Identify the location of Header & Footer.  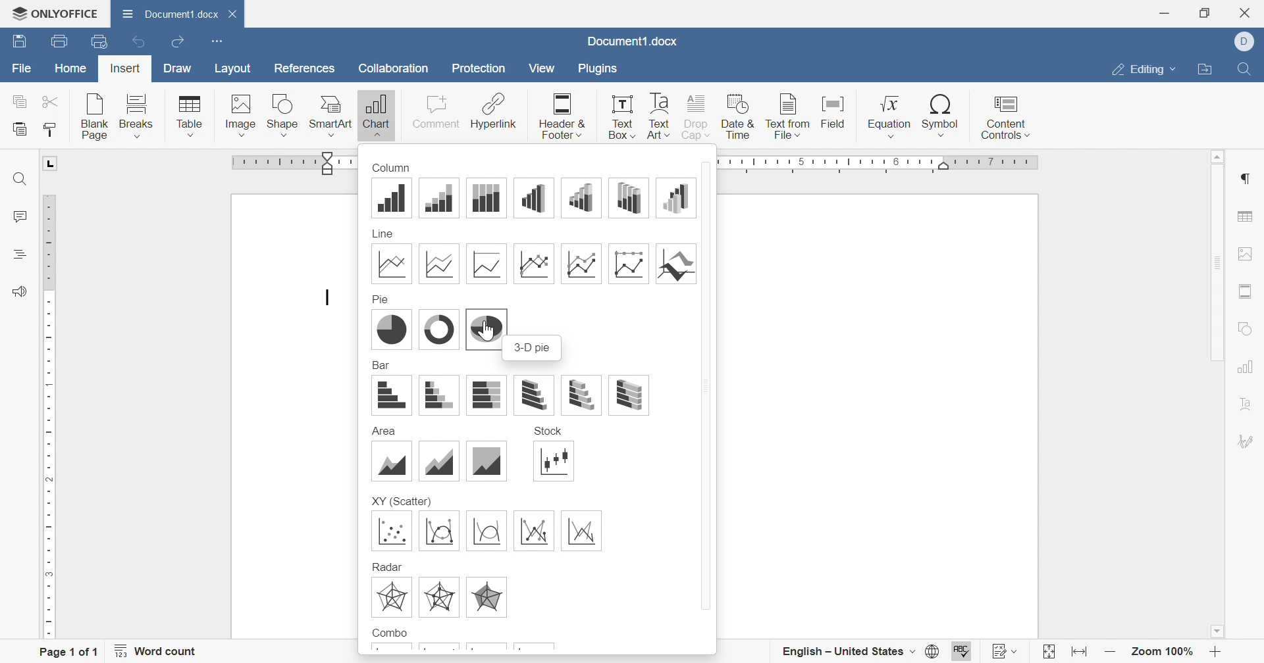
(564, 114).